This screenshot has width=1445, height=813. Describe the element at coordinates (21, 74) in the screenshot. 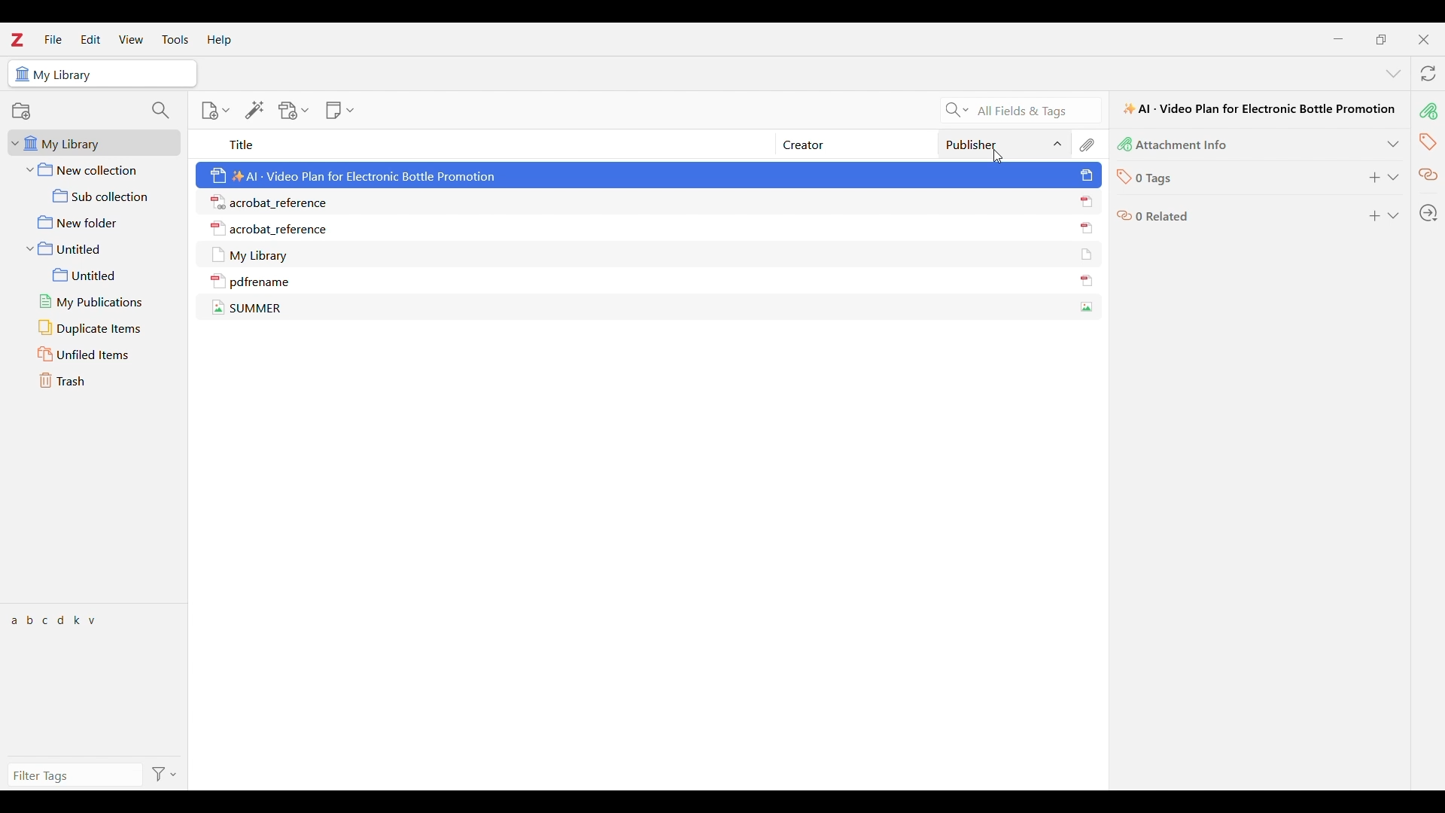

I see `icon` at that location.